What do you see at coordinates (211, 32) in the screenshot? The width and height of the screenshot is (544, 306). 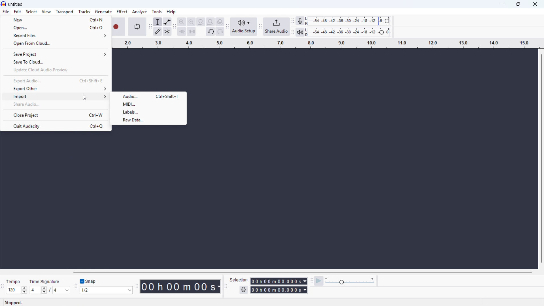 I see `Undo` at bounding box center [211, 32].